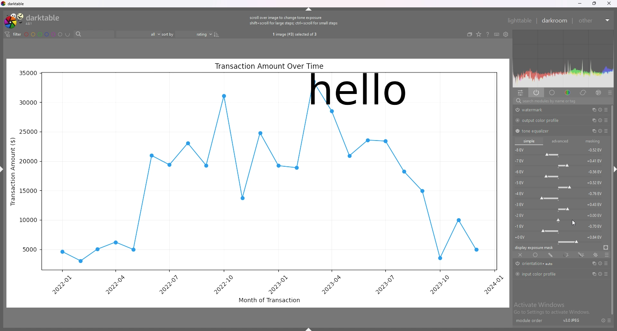 This screenshot has height=331, width=617. Describe the element at coordinates (138, 35) in the screenshot. I see `filter by images rating` at that location.